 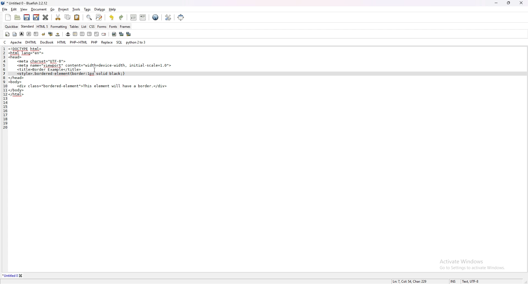 What do you see at coordinates (39, 10) in the screenshot?
I see `document` at bounding box center [39, 10].